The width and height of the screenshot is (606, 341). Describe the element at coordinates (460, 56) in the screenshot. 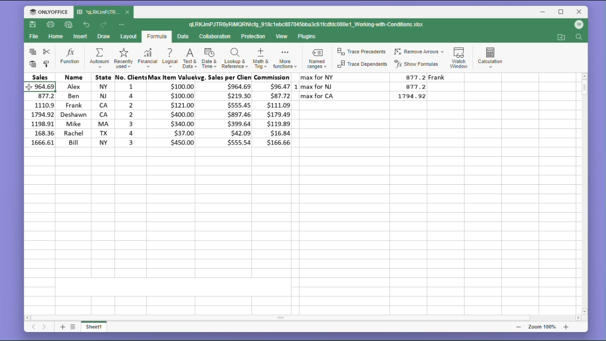

I see `watch window` at that location.